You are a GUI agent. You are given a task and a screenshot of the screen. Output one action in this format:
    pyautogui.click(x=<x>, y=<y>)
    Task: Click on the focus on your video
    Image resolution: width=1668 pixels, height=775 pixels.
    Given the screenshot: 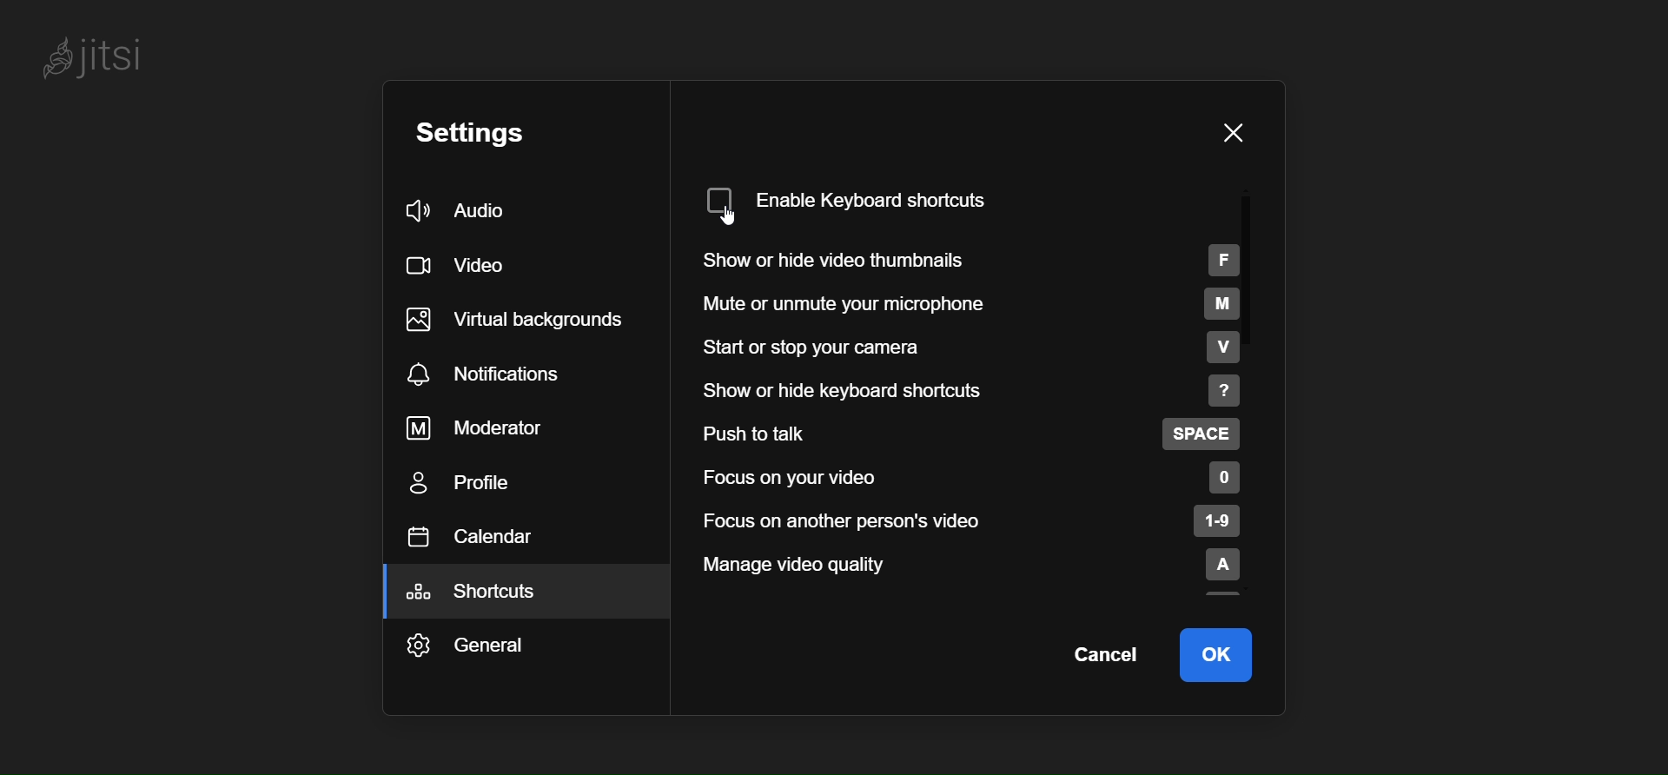 What is the action you would take?
    pyautogui.click(x=975, y=478)
    